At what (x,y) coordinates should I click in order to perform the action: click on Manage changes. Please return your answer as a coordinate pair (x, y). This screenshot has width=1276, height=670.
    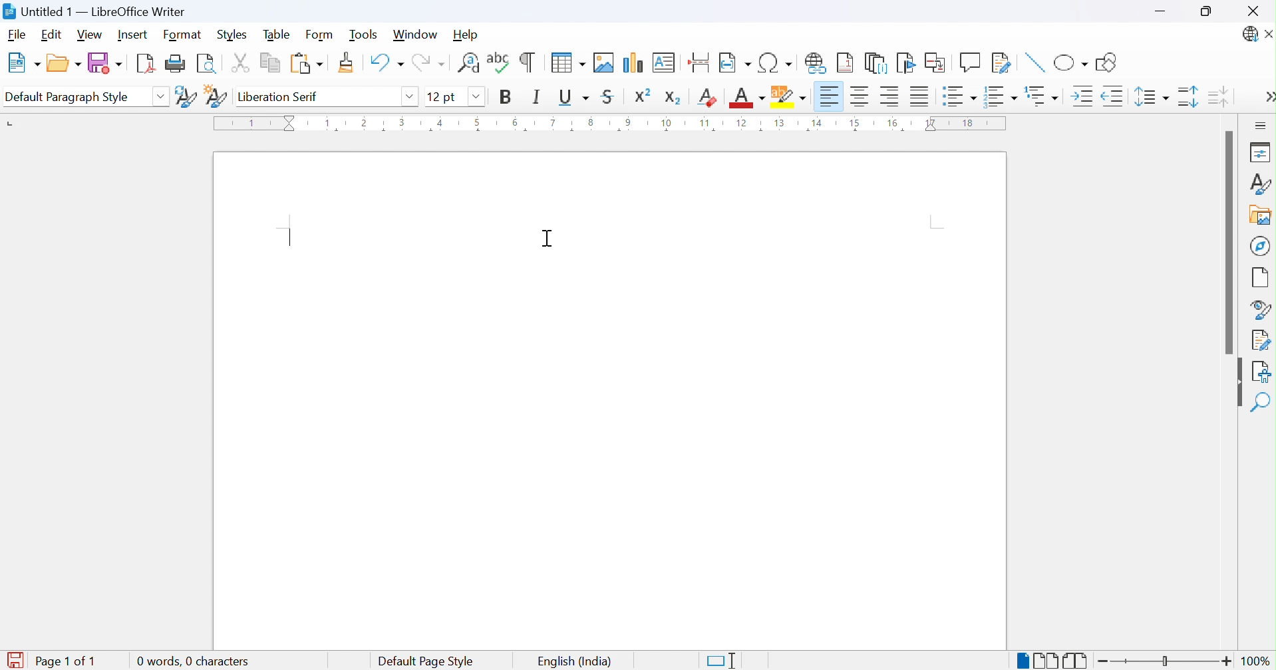
    Looking at the image, I should click on (1261, 341).